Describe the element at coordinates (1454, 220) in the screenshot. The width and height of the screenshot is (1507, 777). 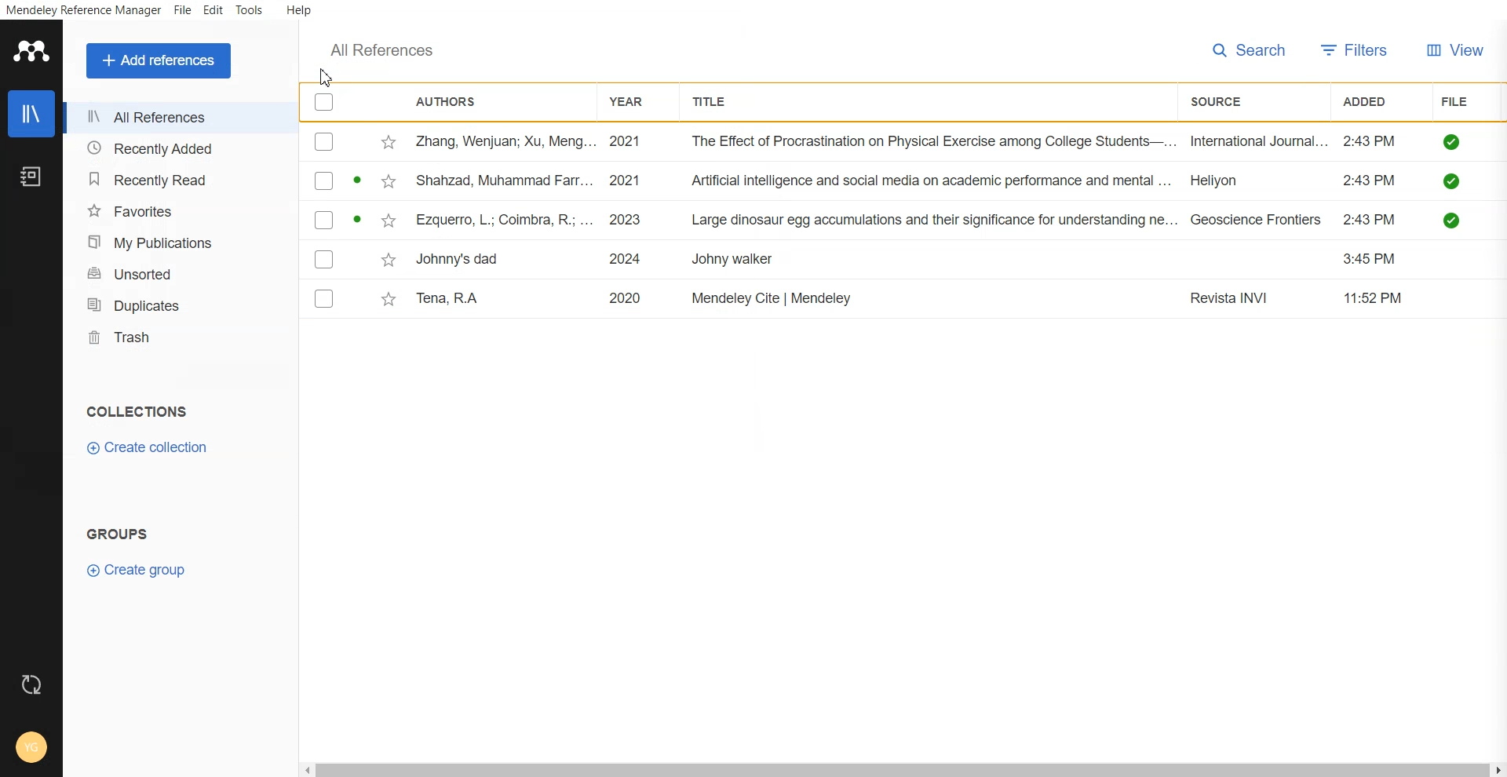
I see `saved` at that location.